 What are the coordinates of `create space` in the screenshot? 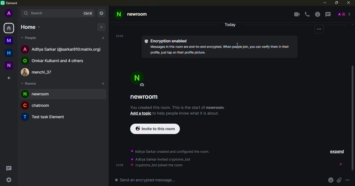 It's located at (10, 78).